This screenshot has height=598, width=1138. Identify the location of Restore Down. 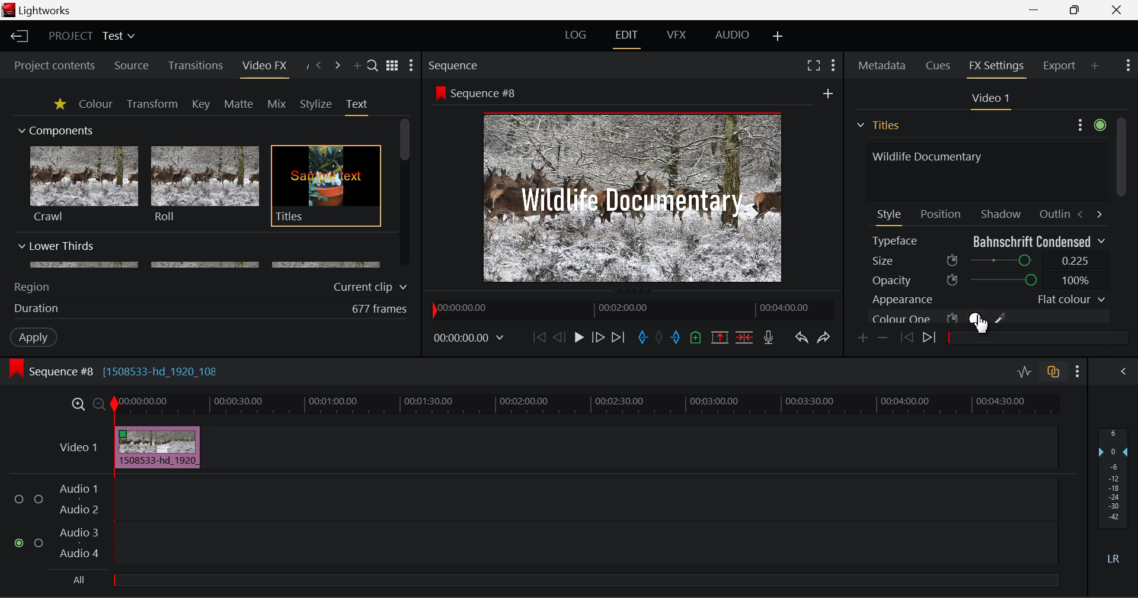
(1035, 8).